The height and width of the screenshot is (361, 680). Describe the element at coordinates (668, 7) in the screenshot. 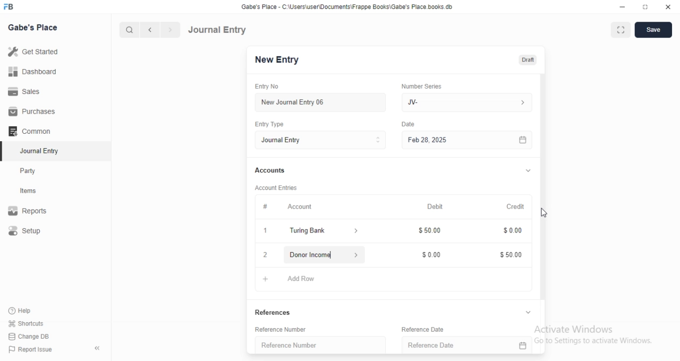

I see `close` at that location.